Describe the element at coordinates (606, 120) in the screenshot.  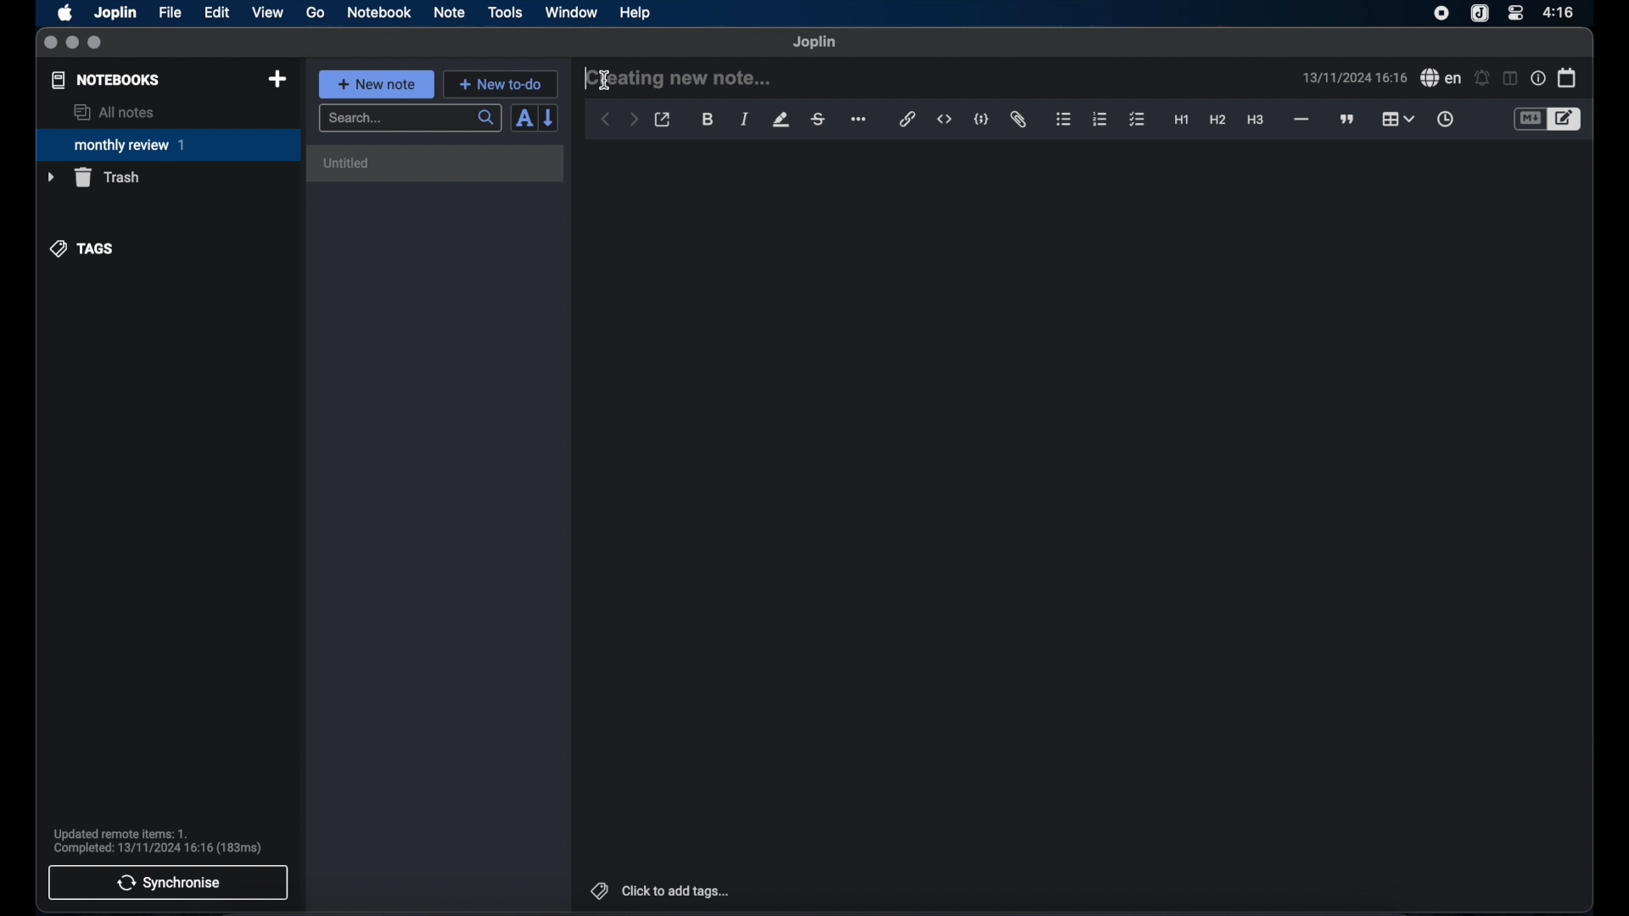
I see `back` at that location.